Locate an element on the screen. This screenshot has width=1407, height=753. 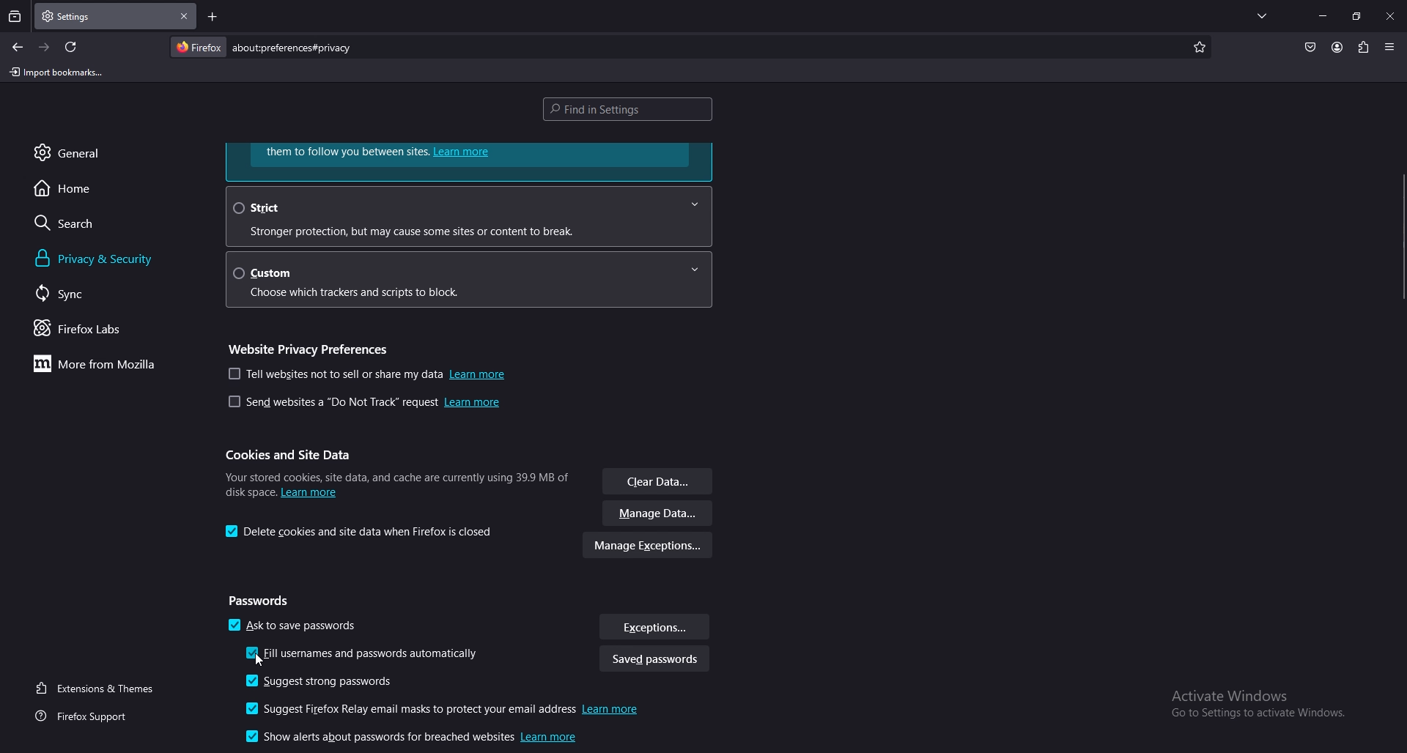
find in settings is located at coordinates (632, 108).